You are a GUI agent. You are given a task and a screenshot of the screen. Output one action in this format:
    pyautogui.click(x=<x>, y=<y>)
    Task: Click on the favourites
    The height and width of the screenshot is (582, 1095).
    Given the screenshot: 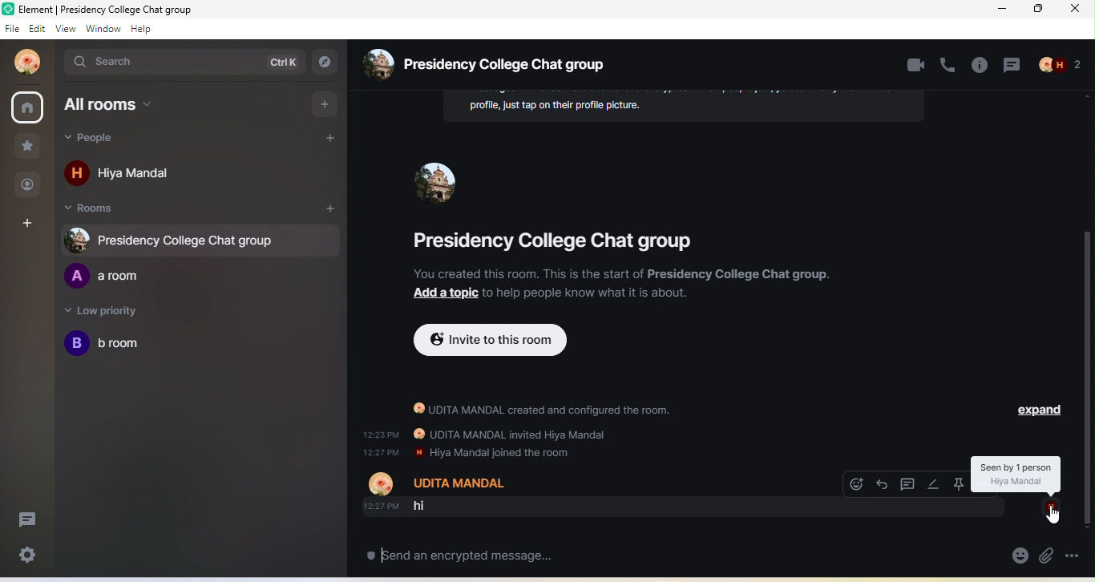 What is the action you would take?
    pyautogui.click(x=26, y=148)
    